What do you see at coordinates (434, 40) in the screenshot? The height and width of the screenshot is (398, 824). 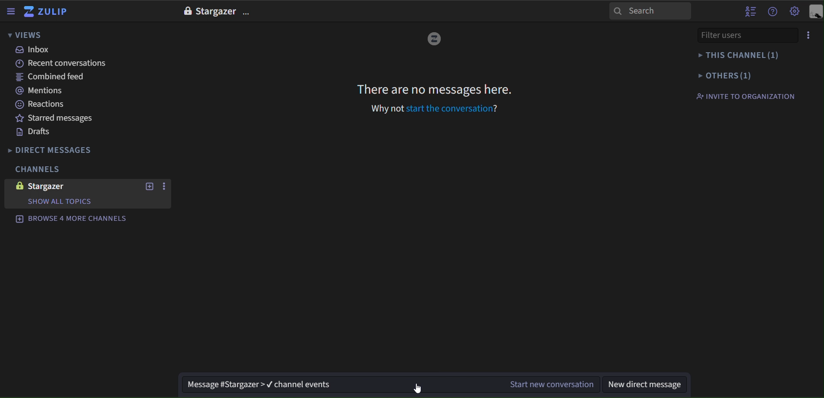 I see `image` at bounding box center [434, 40].